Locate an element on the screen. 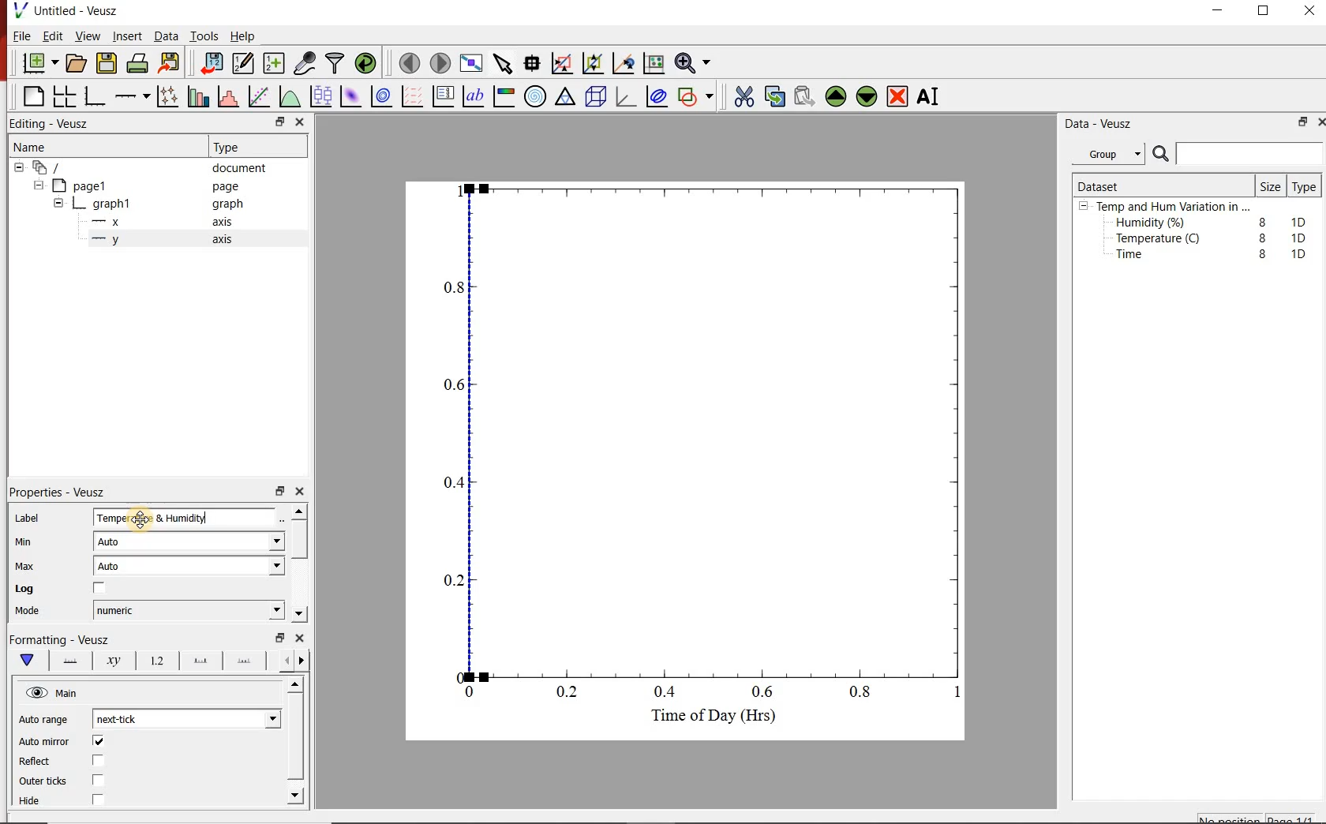 This screenshot has width=1326, height=824. arrange graphs in a grid is located at coordinates (66, 94).